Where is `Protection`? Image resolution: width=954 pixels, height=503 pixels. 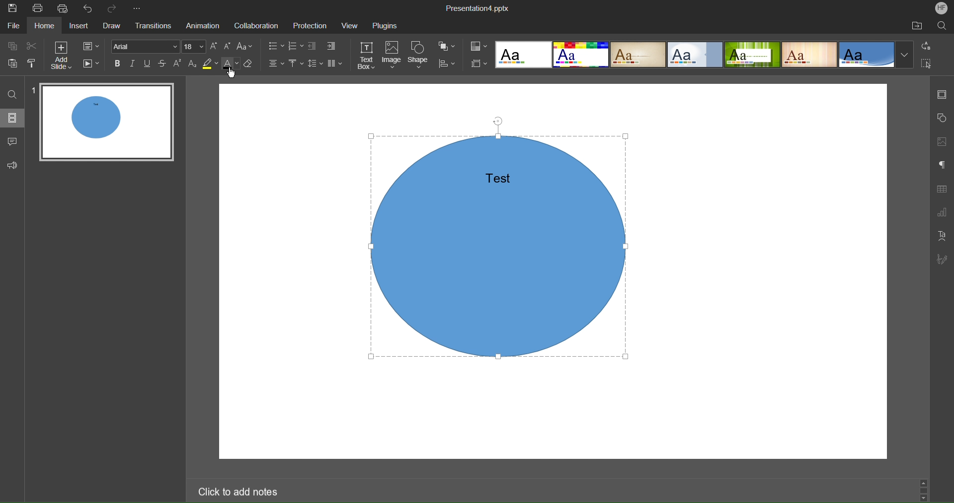
Protection is located at coordinates (309, 25).